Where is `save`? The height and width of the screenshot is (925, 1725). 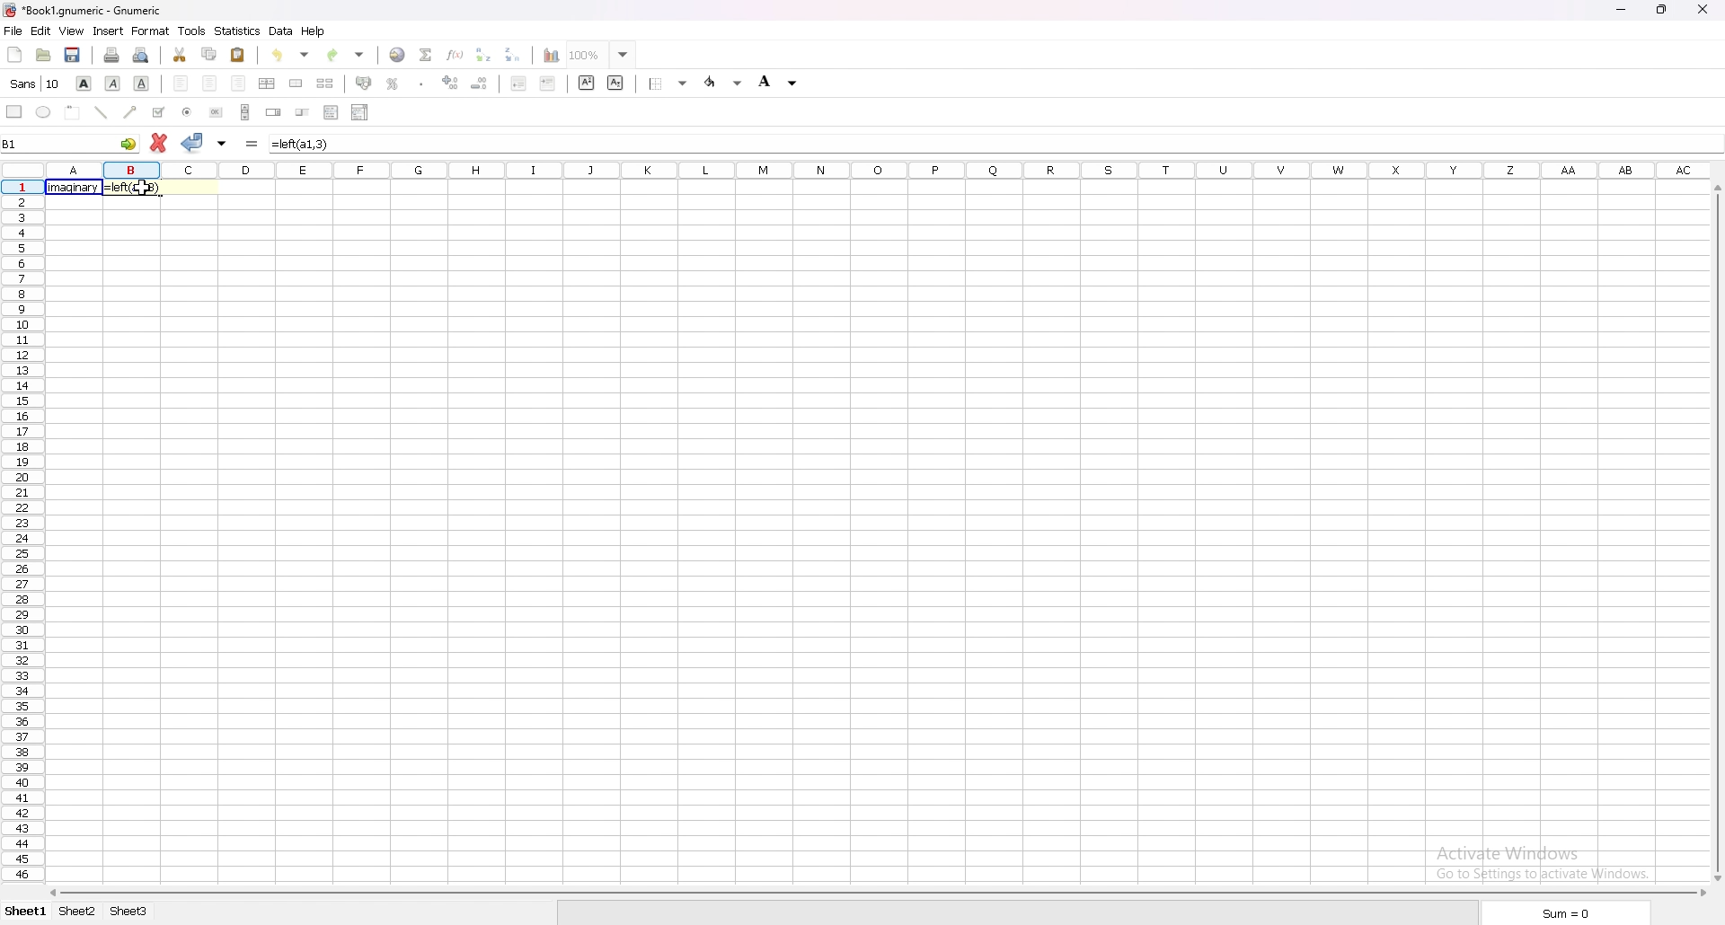 save is located at coordinates (73, 56).